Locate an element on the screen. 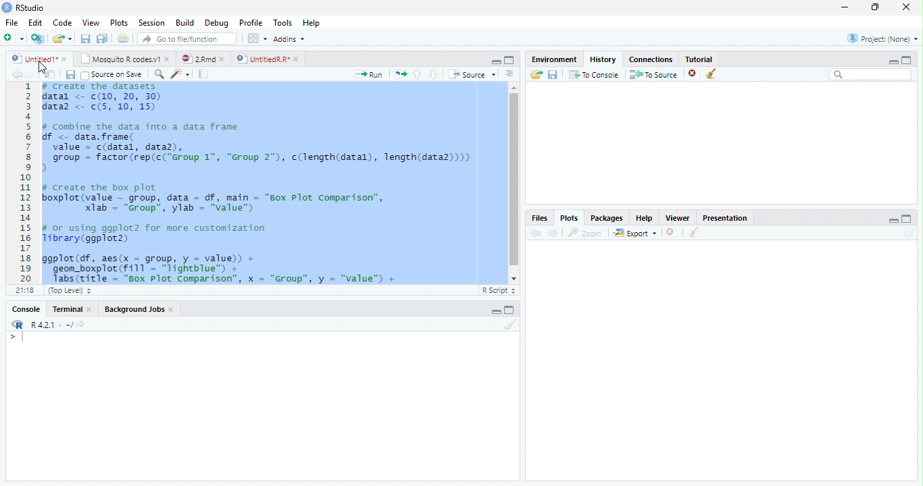 The width and height of the screenshot is (923, 486). (Top Level) is located at coordinates (68, 291).